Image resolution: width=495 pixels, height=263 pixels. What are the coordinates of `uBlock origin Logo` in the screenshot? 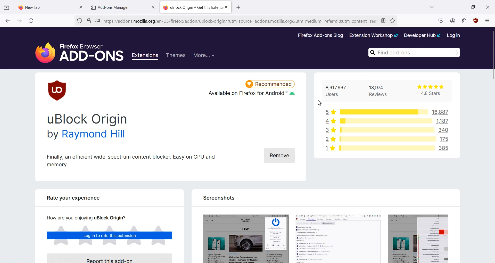 It's located at (58, 90).